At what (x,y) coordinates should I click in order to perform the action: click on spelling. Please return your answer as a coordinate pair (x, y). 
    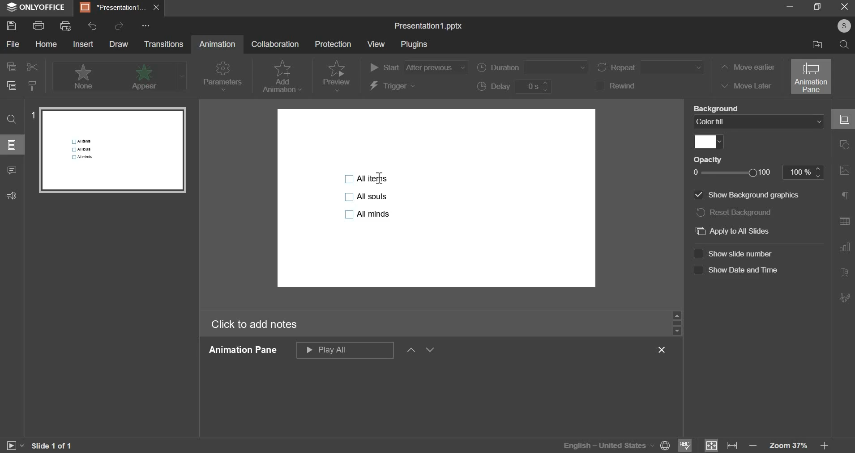
    Looking at the image, I should click on (685, 444).